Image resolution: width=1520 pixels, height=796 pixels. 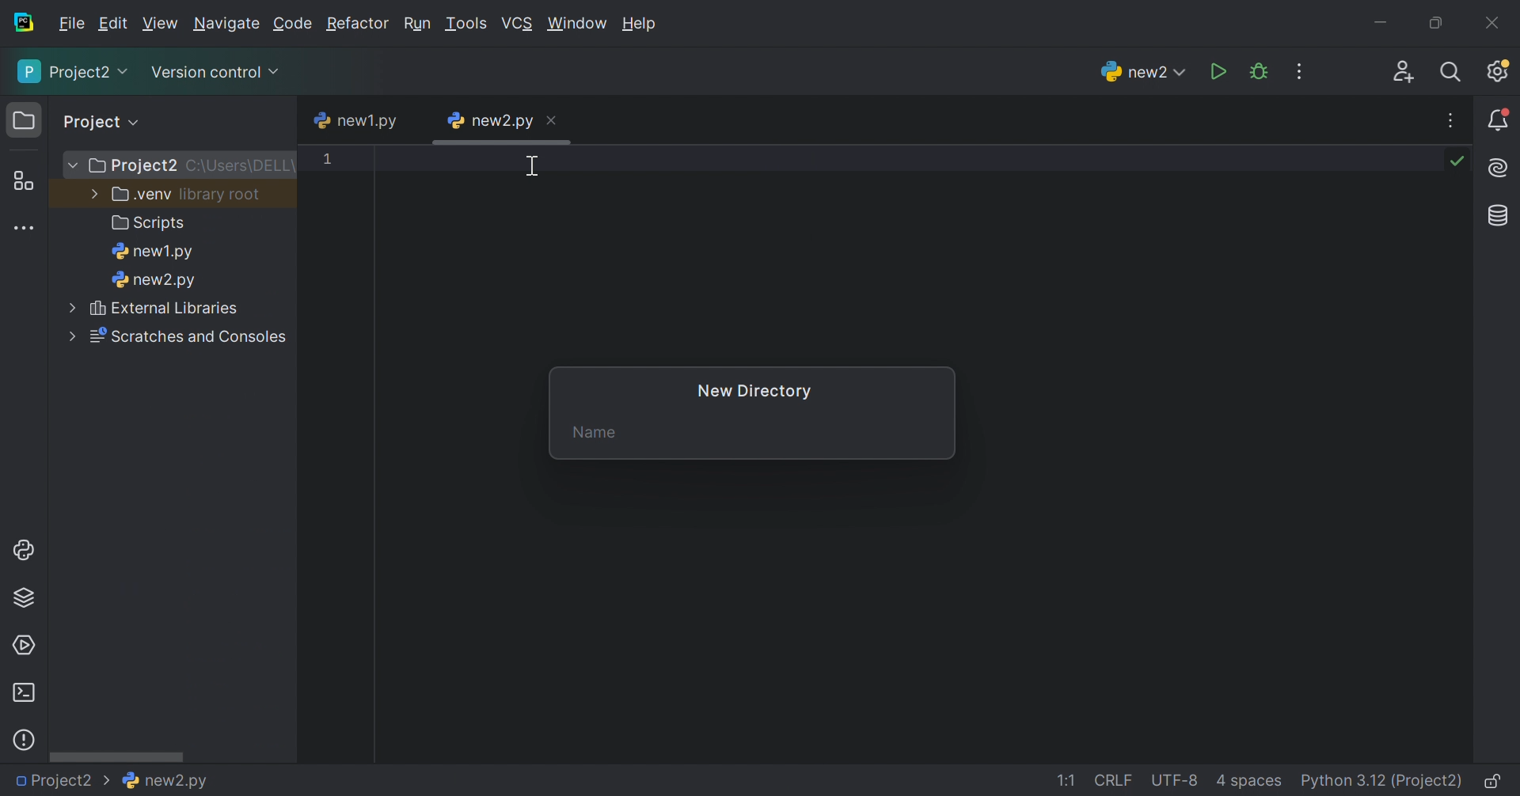 I want to click on Project2, so click(x=56, y=781).